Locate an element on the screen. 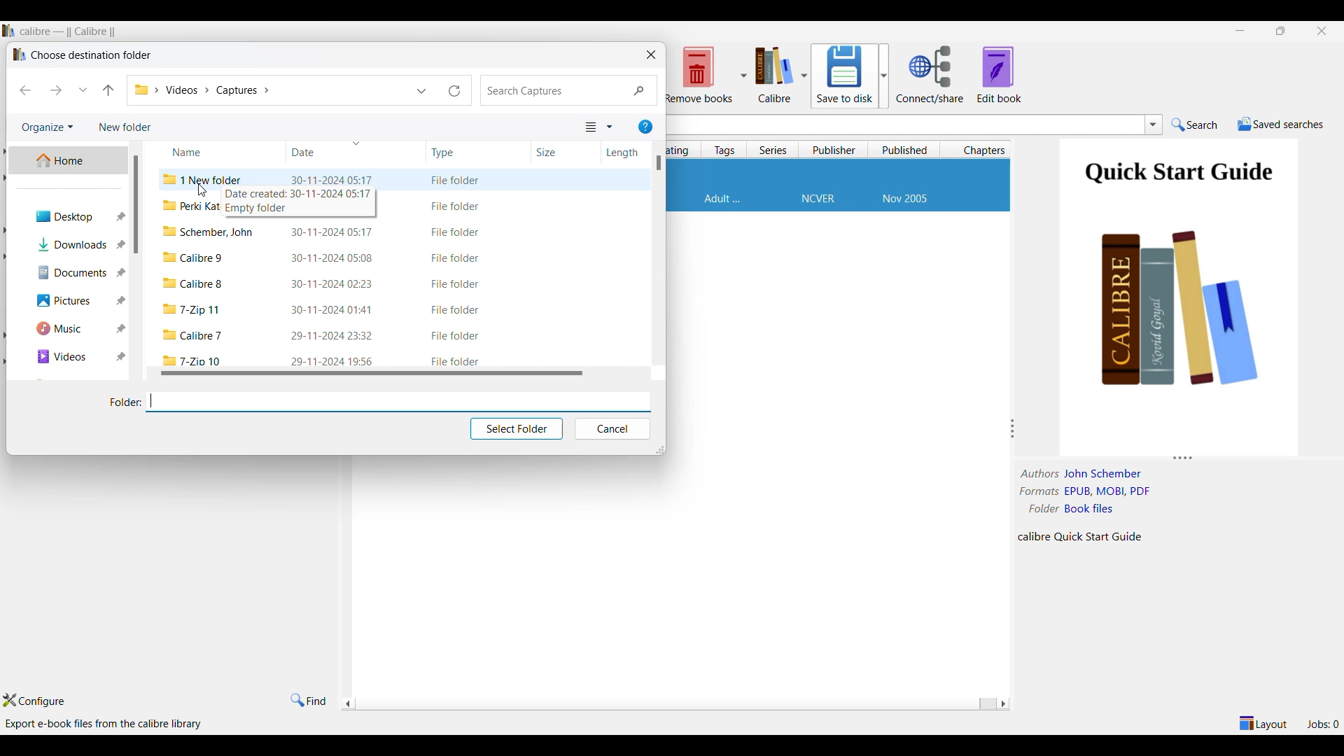 This screenshot has height=756, width=1344. date created is located at coordinates (300, 195).